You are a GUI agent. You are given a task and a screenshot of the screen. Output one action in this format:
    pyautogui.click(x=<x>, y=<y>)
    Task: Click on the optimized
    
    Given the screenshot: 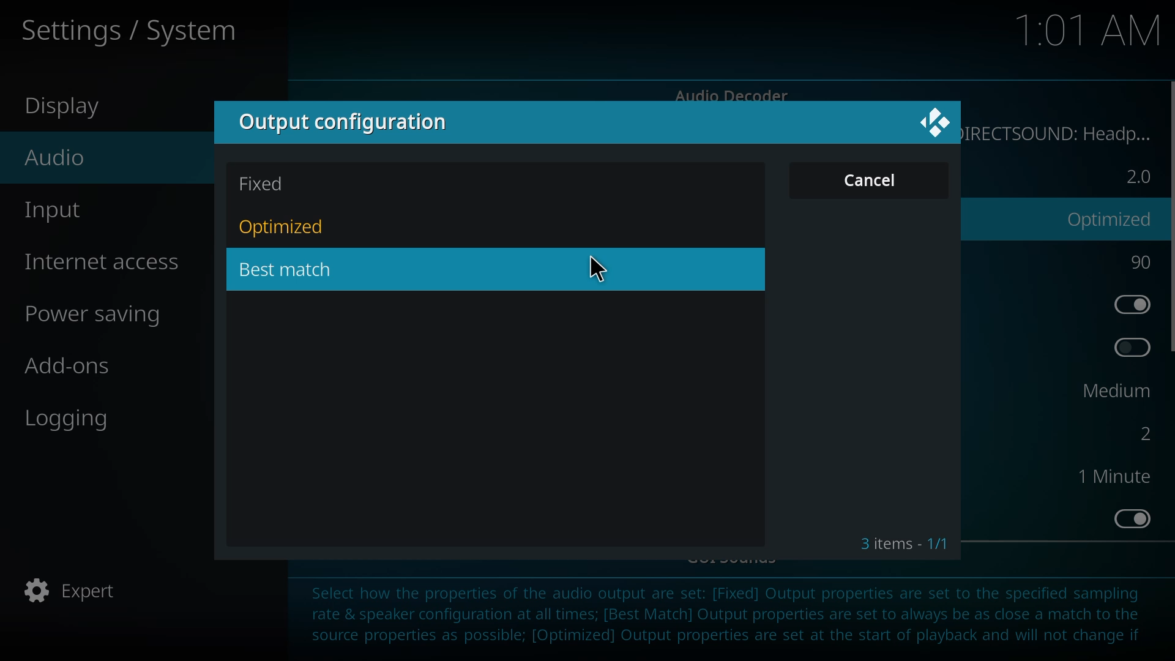 What is the action you would take?
    pyautogui.click(x=1111, y=219)
    